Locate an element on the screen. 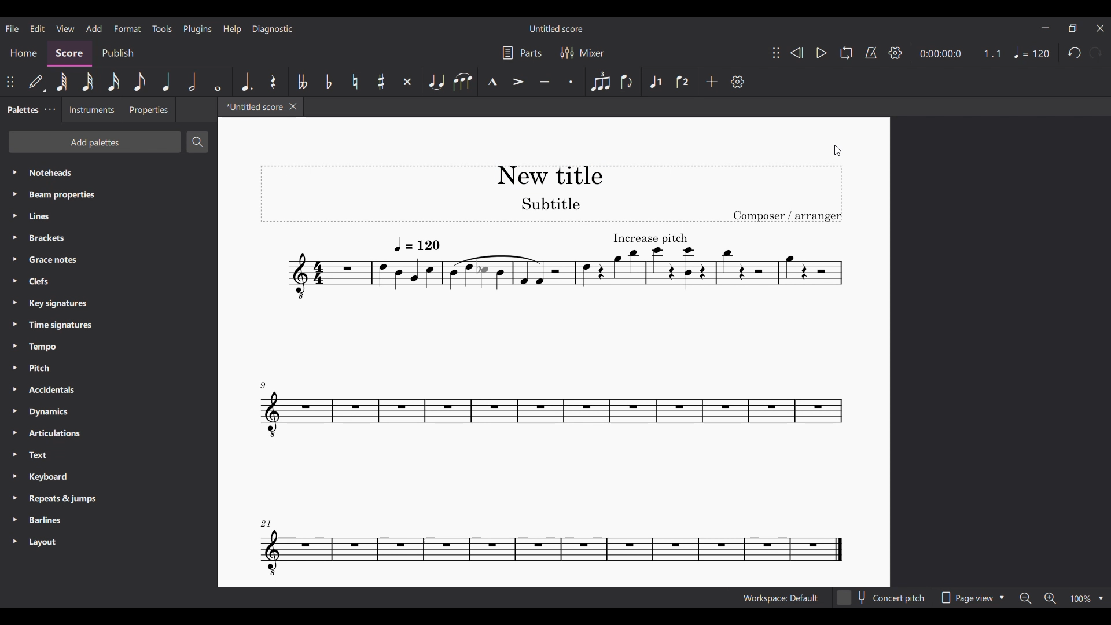 This screenshot has height=625, width=1111. Properties is located at coordinates (148, 109).